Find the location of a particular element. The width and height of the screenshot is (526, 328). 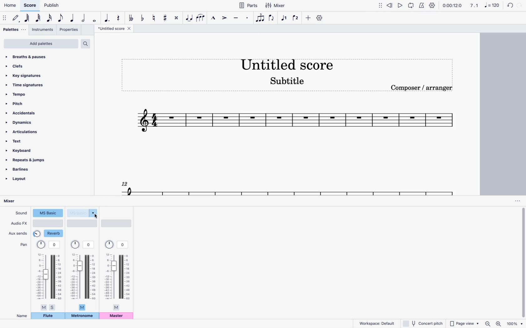

breaths & pauses is located at coordinates (45, 57).